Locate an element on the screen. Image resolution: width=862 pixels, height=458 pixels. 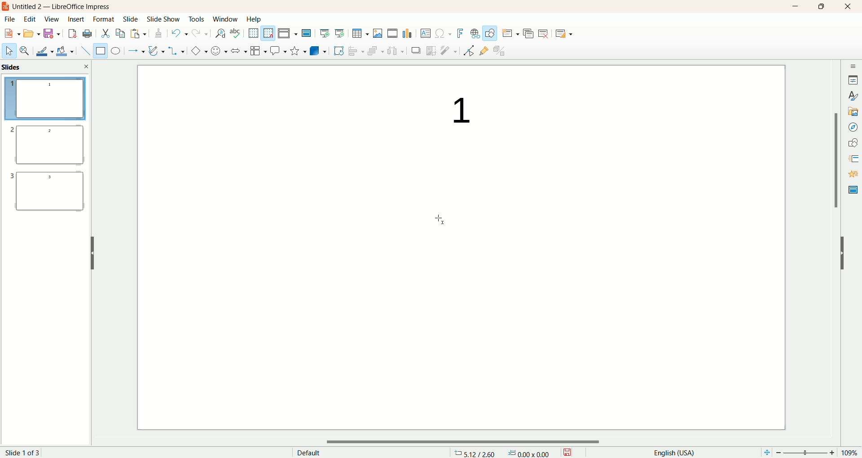
style is located at coordinates (852, 96).